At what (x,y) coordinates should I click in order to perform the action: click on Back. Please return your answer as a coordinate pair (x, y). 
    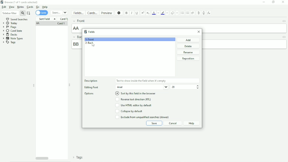
    Looking at the image, I should click on (76, 37).